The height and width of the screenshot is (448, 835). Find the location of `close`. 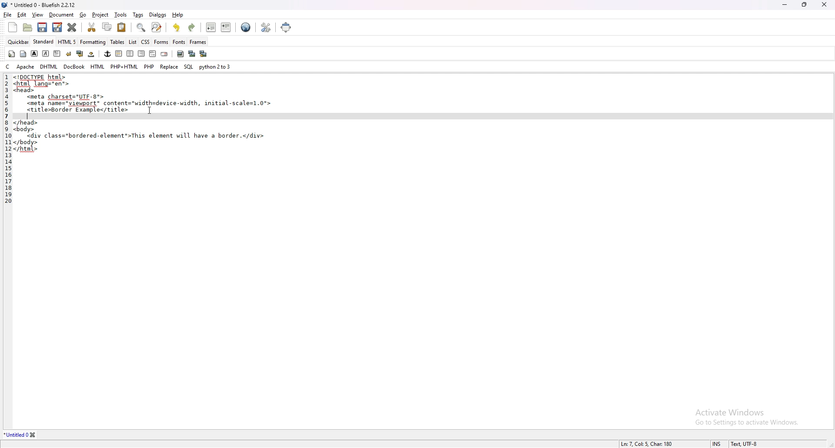

close is located at coordinates (824, 4).